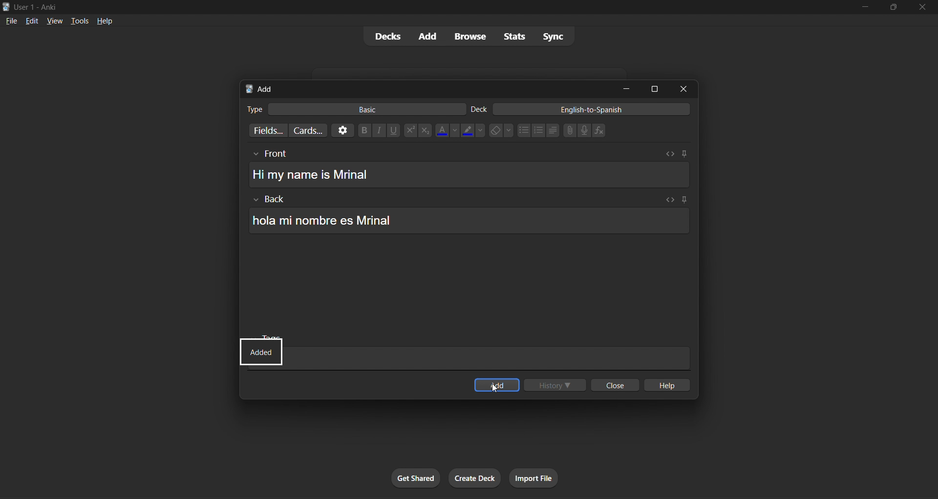  Describe the element at coordinates (891, 7) in the screenshot. I see `maximize/restore` at that location.